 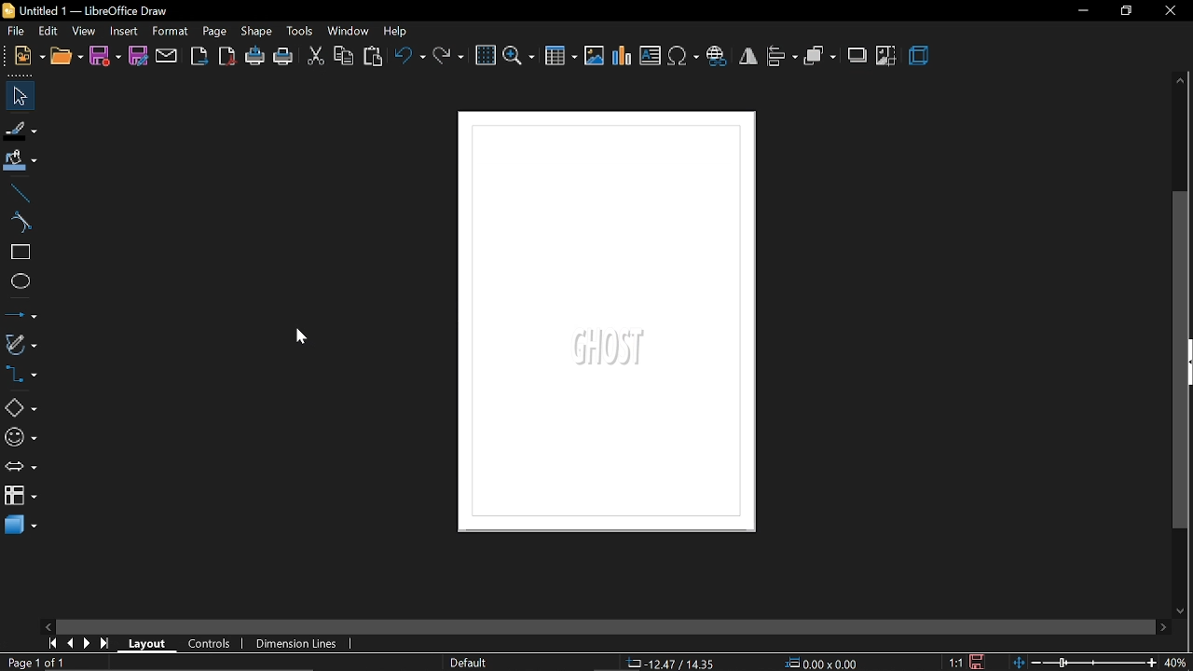 What do you see at coordinates (214, 32) in the screenshot?
I see `page` at bounding box center [214, 32].